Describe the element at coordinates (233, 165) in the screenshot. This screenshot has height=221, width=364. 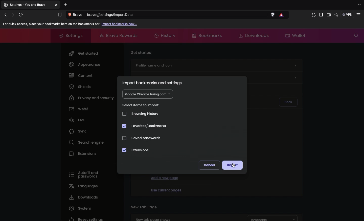
I see `Clicking on import` at that location.